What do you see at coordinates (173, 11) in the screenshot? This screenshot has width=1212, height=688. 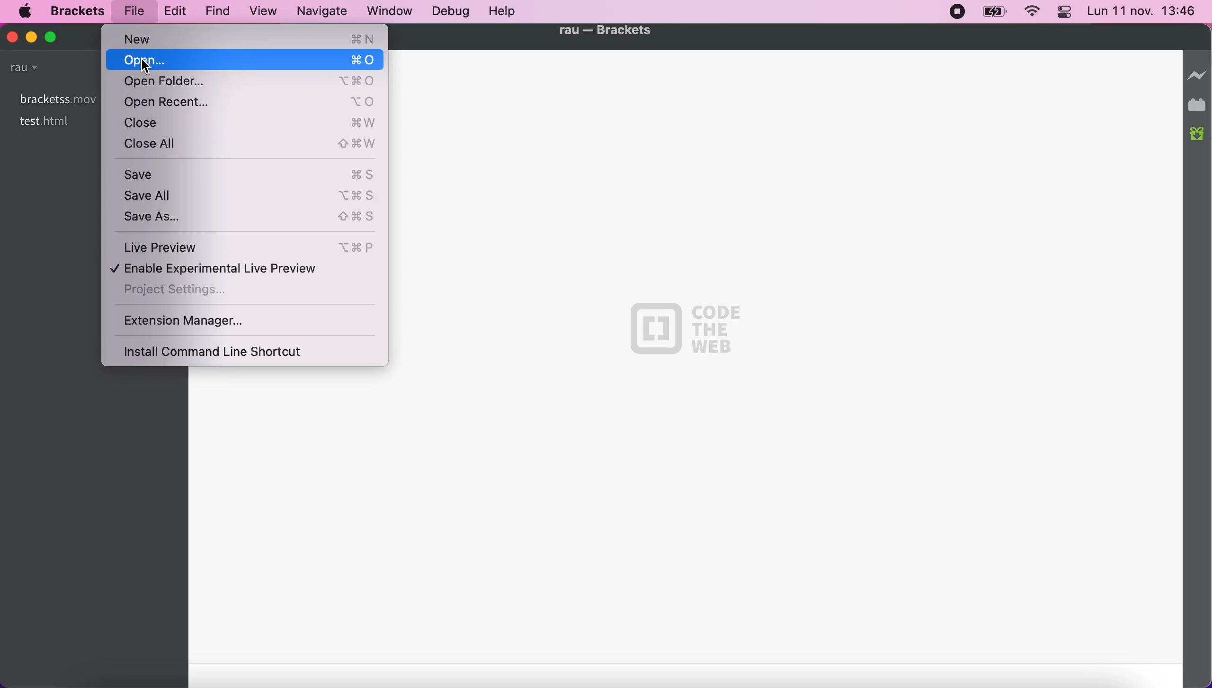 I see `edit` at bounding box center [173, 11].